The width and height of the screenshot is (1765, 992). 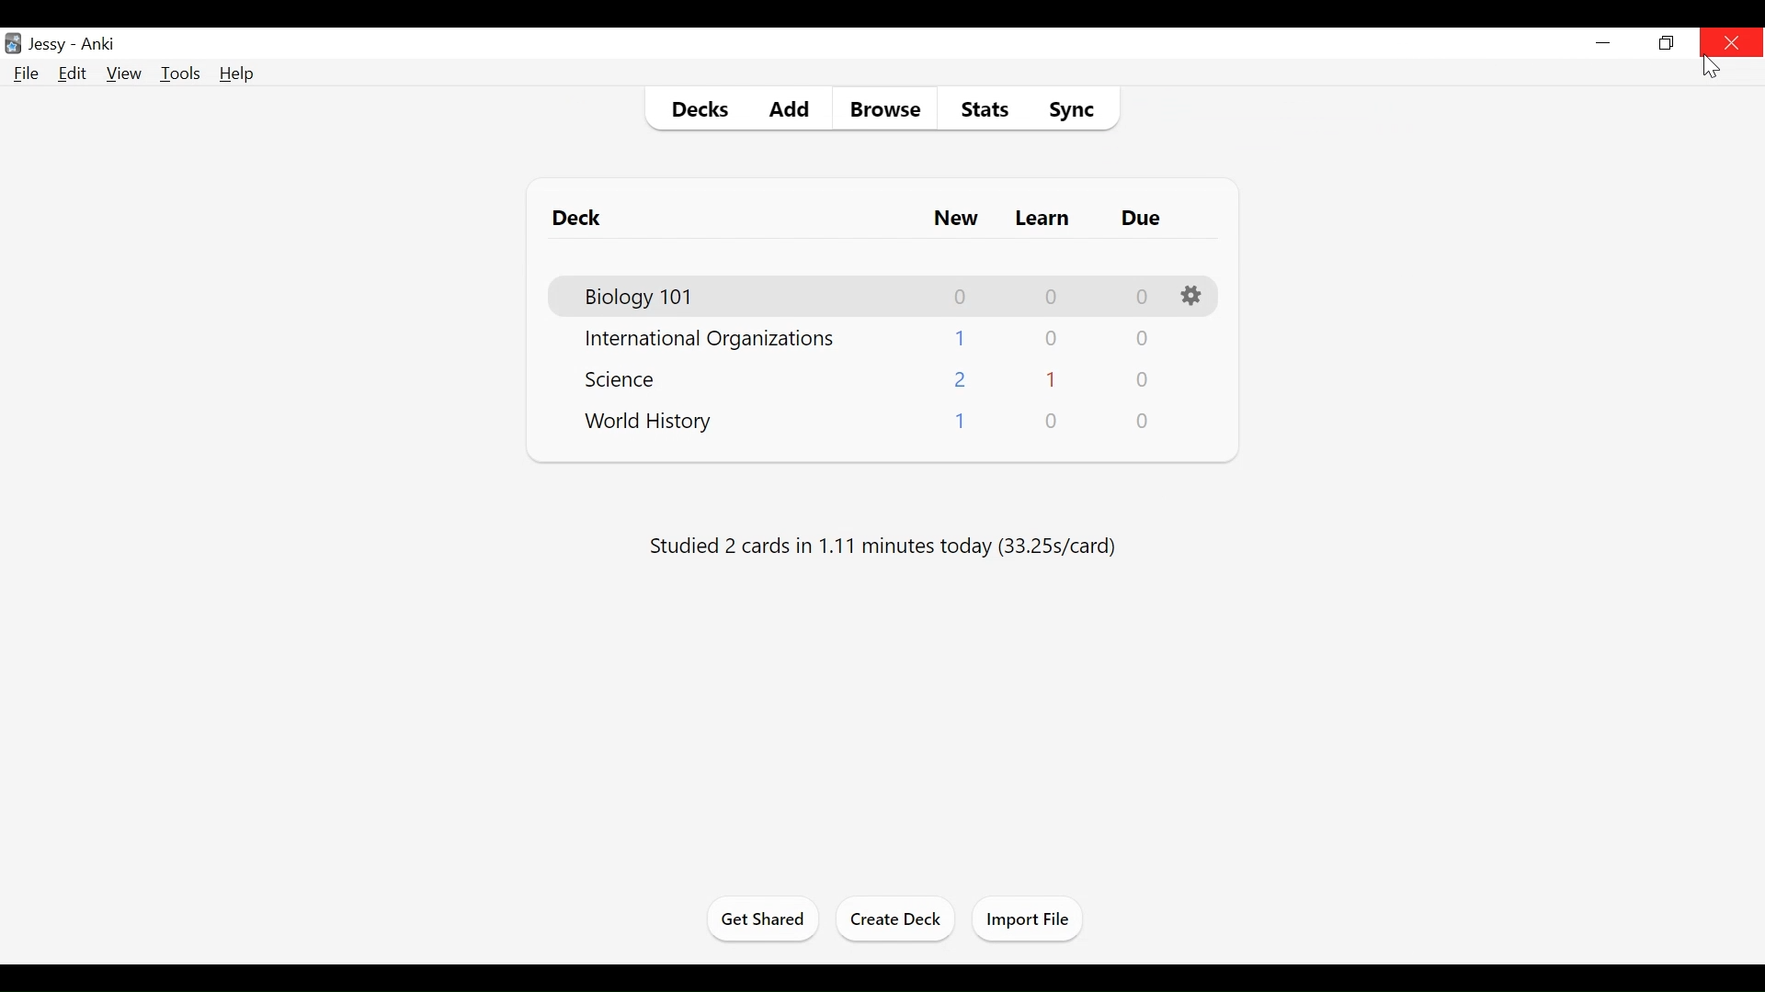 I want to click on Deck Name, so click(x=712, y=340).